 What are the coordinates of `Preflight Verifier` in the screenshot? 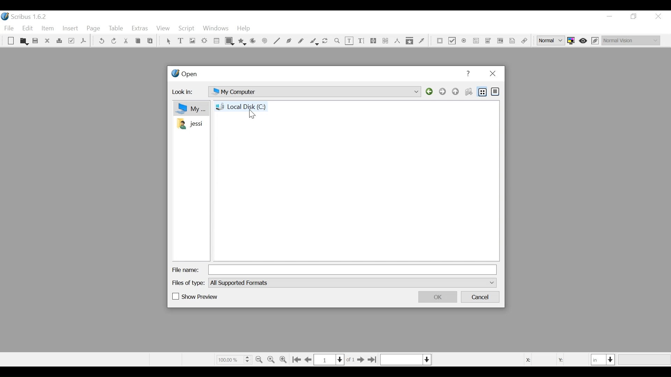 It's located at (72, 42).